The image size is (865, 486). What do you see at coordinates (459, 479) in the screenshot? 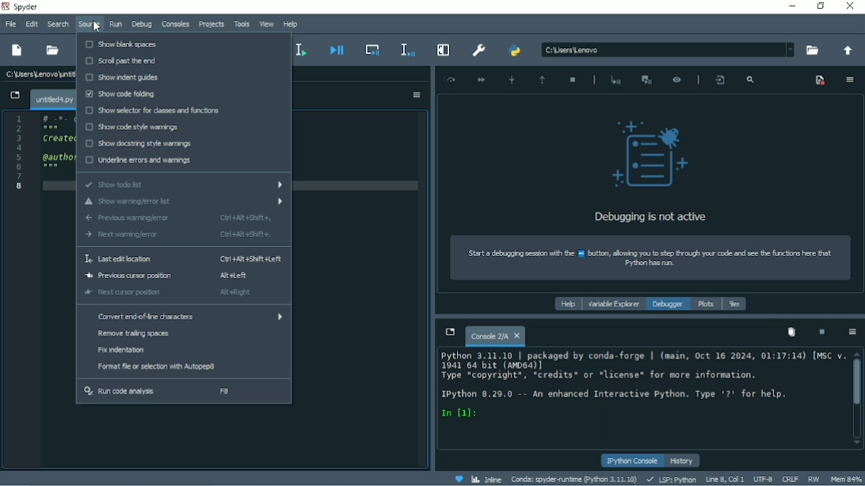
I see `Help Spyder` at bounding box center [459, 479].